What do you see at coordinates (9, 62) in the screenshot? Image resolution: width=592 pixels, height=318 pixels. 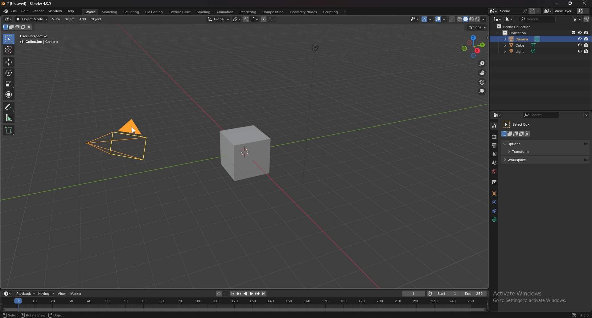 I see `move` at bounding box center [9, 62].